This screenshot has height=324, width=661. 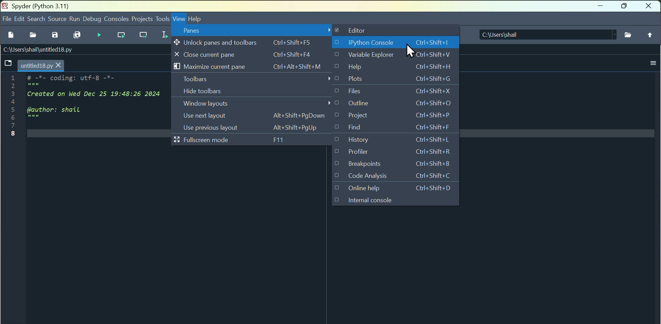 I want to click on Penes, so click(x=251, y=30).